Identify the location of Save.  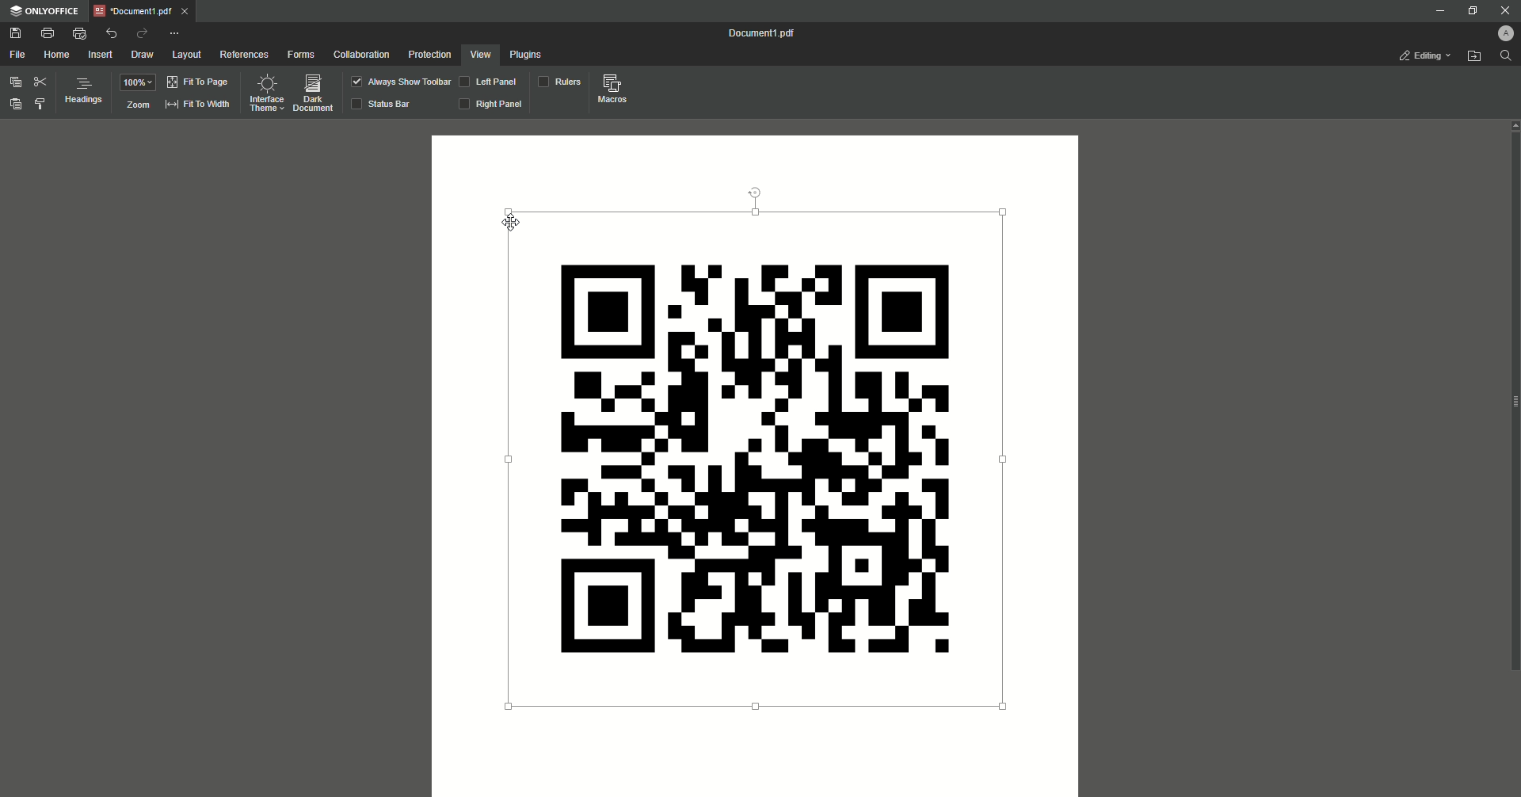
(16, 33).